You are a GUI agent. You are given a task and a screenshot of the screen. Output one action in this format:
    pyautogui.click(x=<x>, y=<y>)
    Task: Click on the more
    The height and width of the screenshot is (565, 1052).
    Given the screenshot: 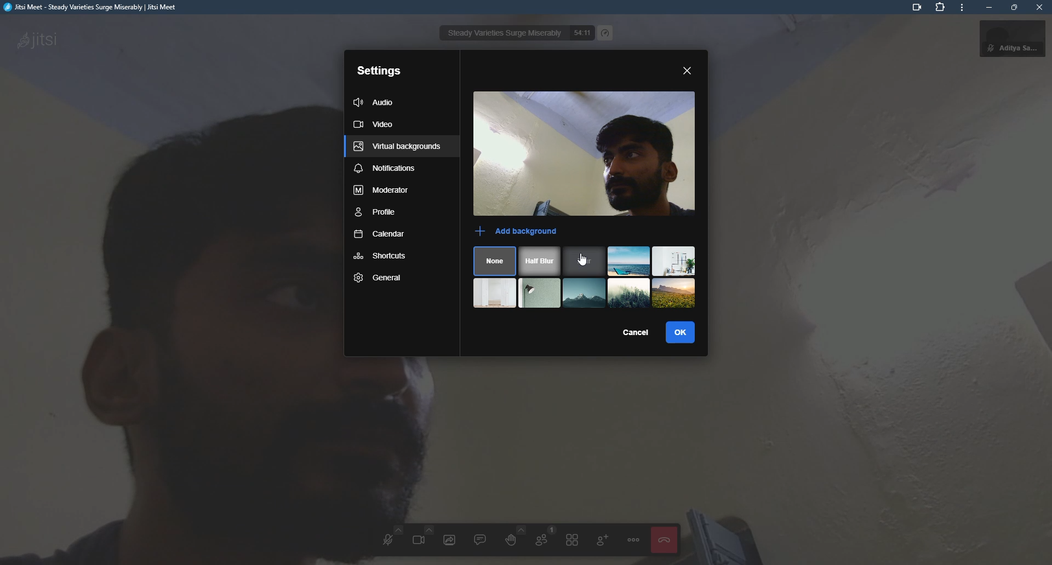 What is the action you would take?
    pyautogui.click(x=962, y=9)
    